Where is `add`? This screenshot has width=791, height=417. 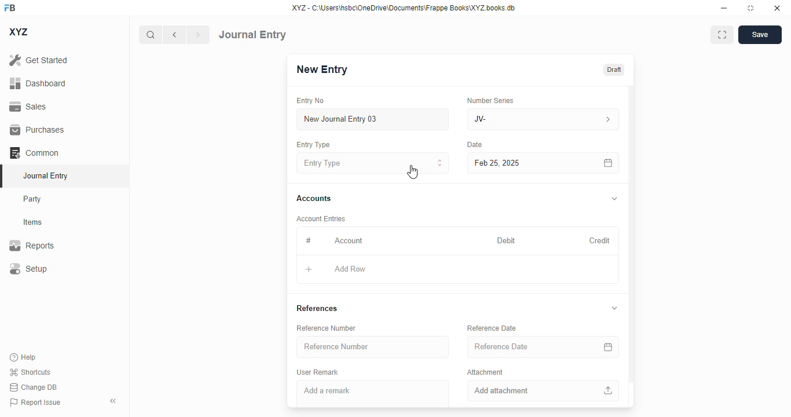
add is located at coordinates (309, 269).